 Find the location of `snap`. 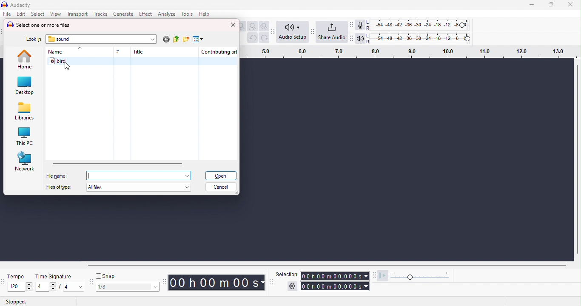

snap is located at coordinates (107, 277).